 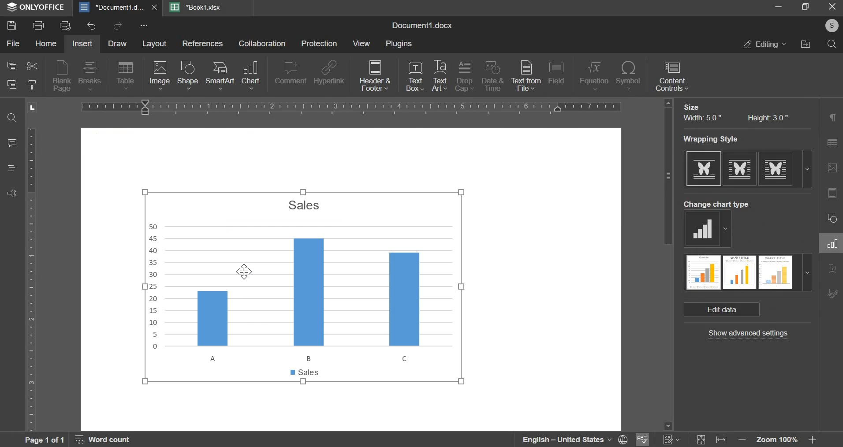 What do you see at coordinates (628, 77) in the screenshot?
I see `symbol` at bounding box center [628, 77].